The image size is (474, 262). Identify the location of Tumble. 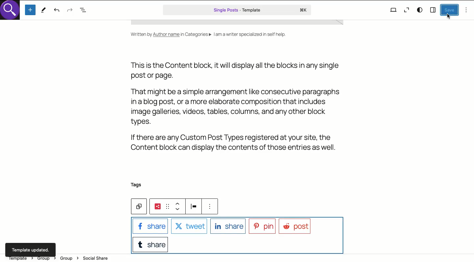
(151, 245).